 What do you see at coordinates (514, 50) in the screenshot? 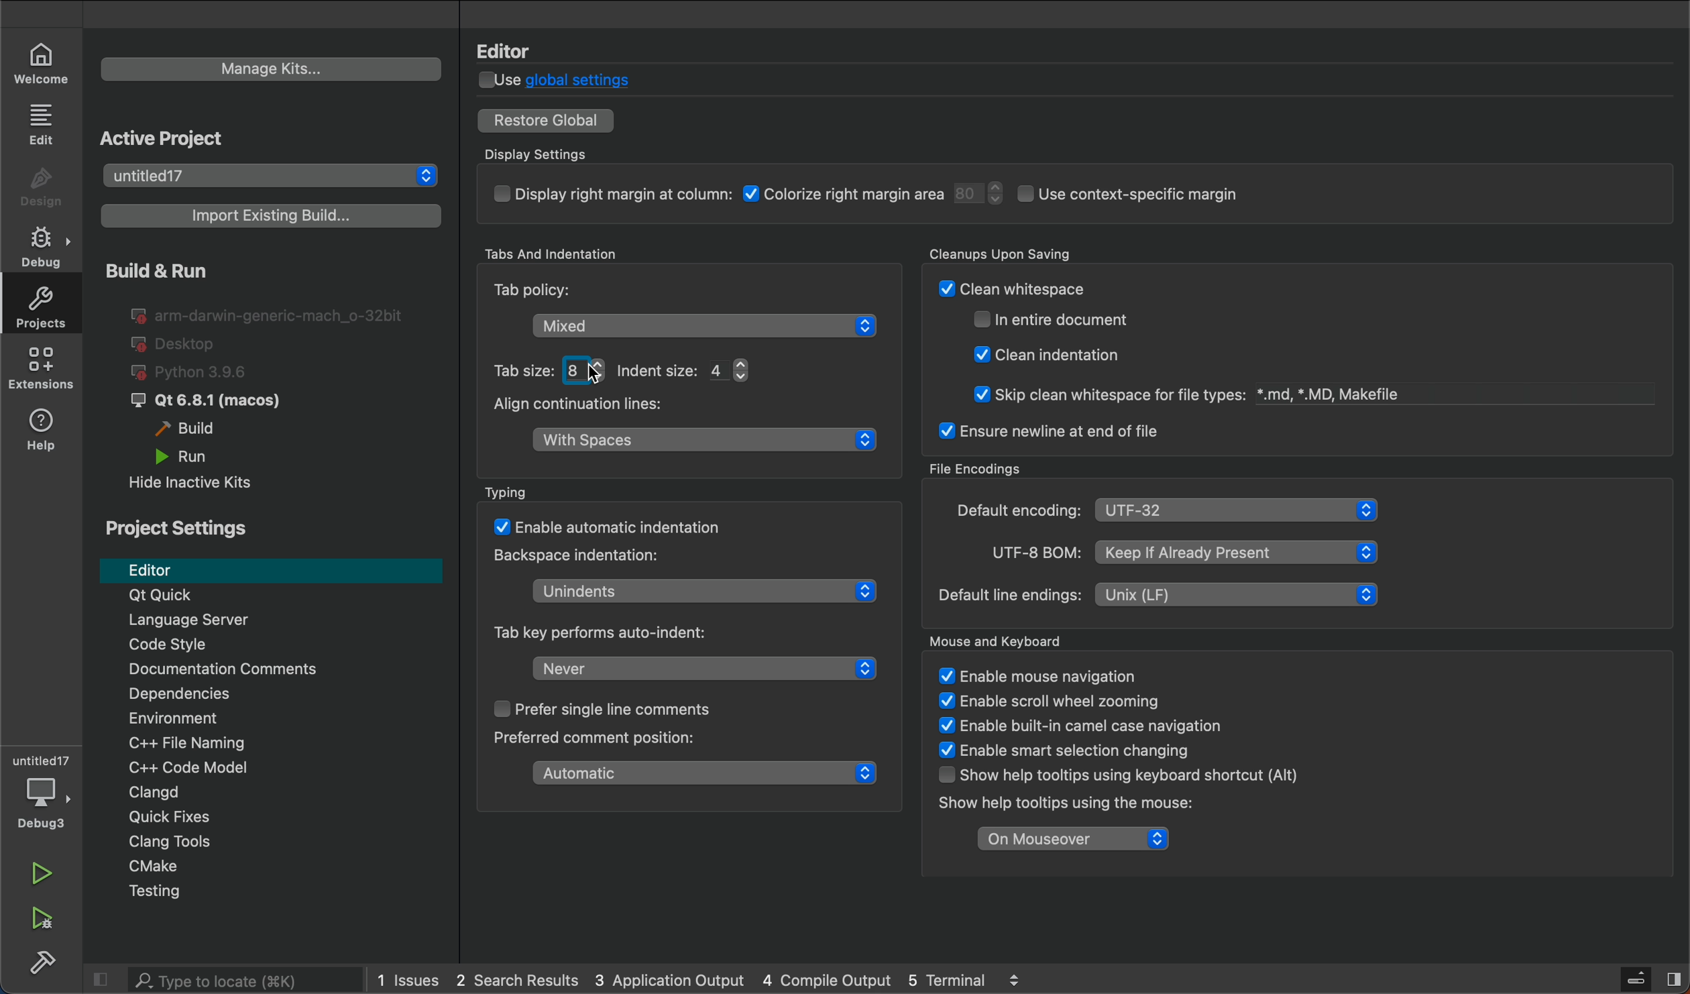
I see `Editor` at bounding box center [514, 50].